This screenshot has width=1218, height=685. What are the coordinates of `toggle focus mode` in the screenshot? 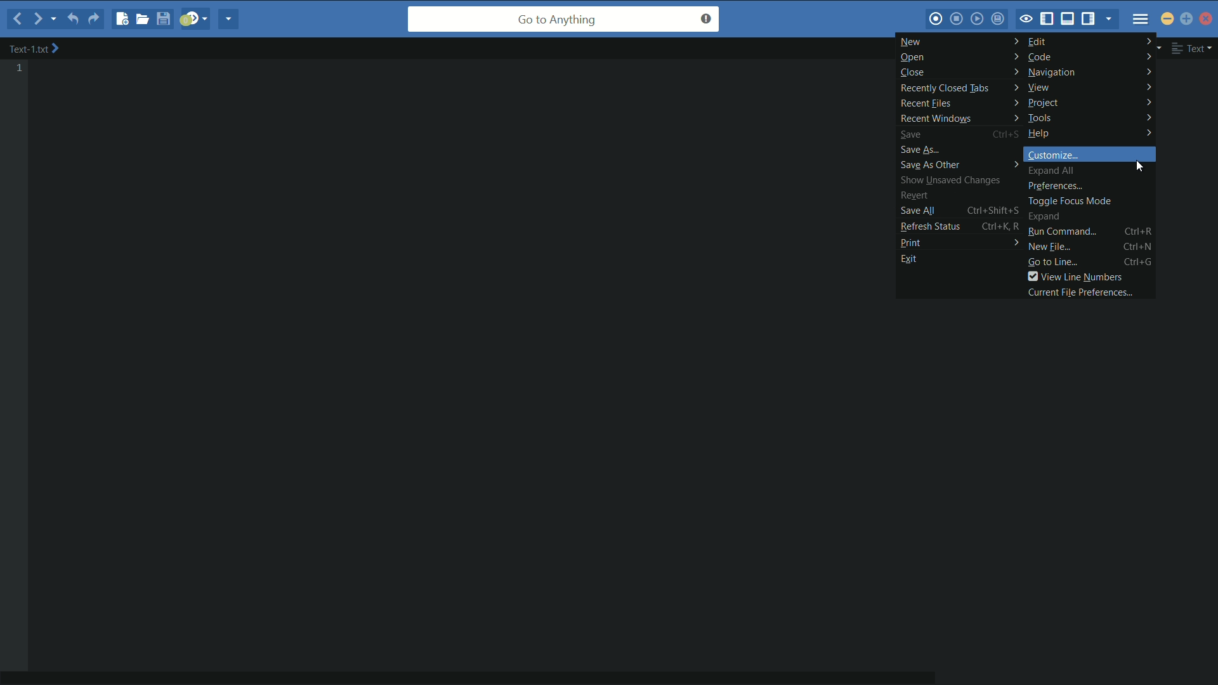 It's located at (1026, 18).